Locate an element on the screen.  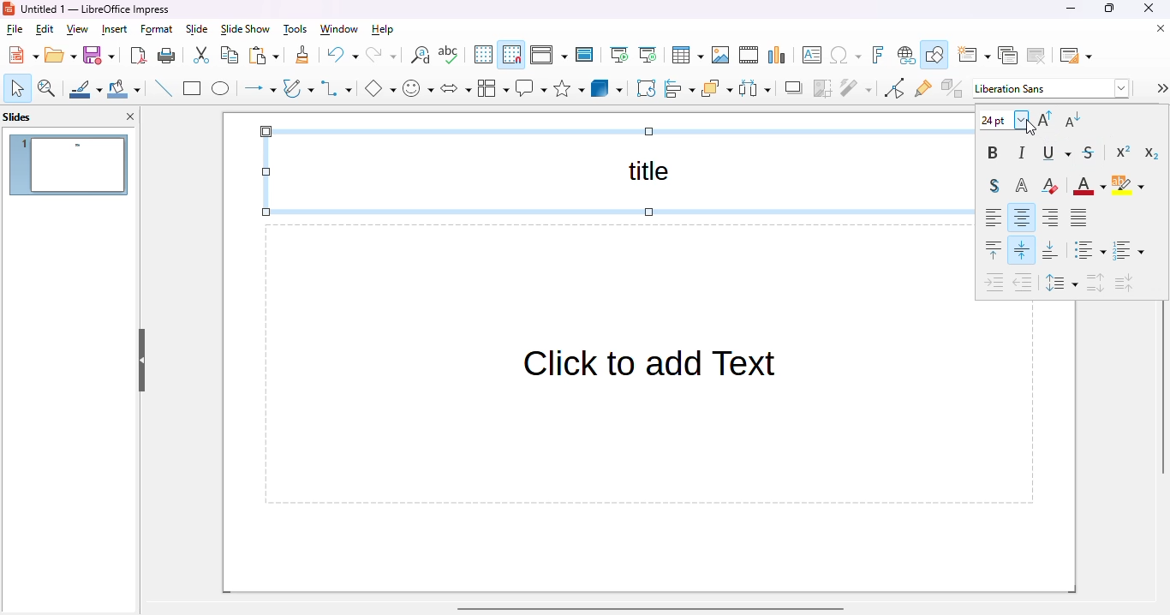
hide is located at coordinates (142, 360).